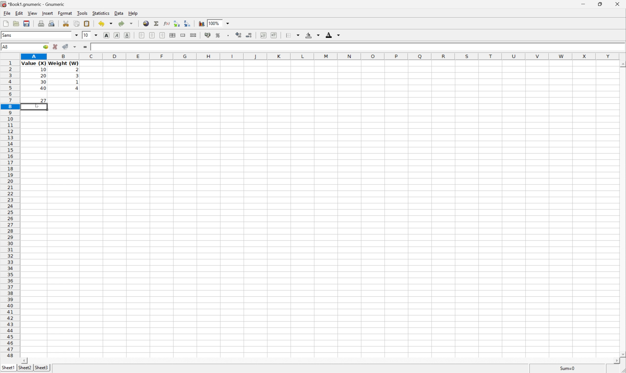 The image size is (626, 373). Describe the element at coordinates (24, 361) in the screenshot. I see `Scroll Left` at that location.